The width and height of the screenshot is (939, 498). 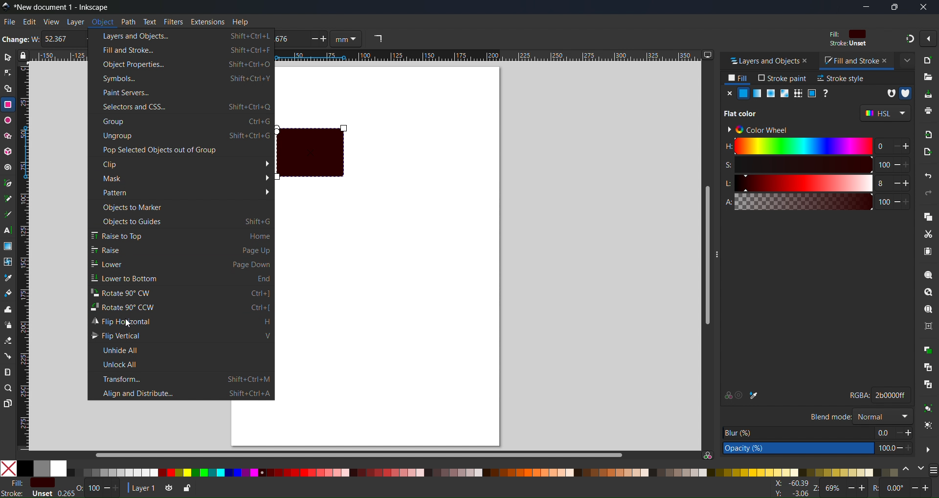 I want to click on Color wheel, so click(x=761, y=128).